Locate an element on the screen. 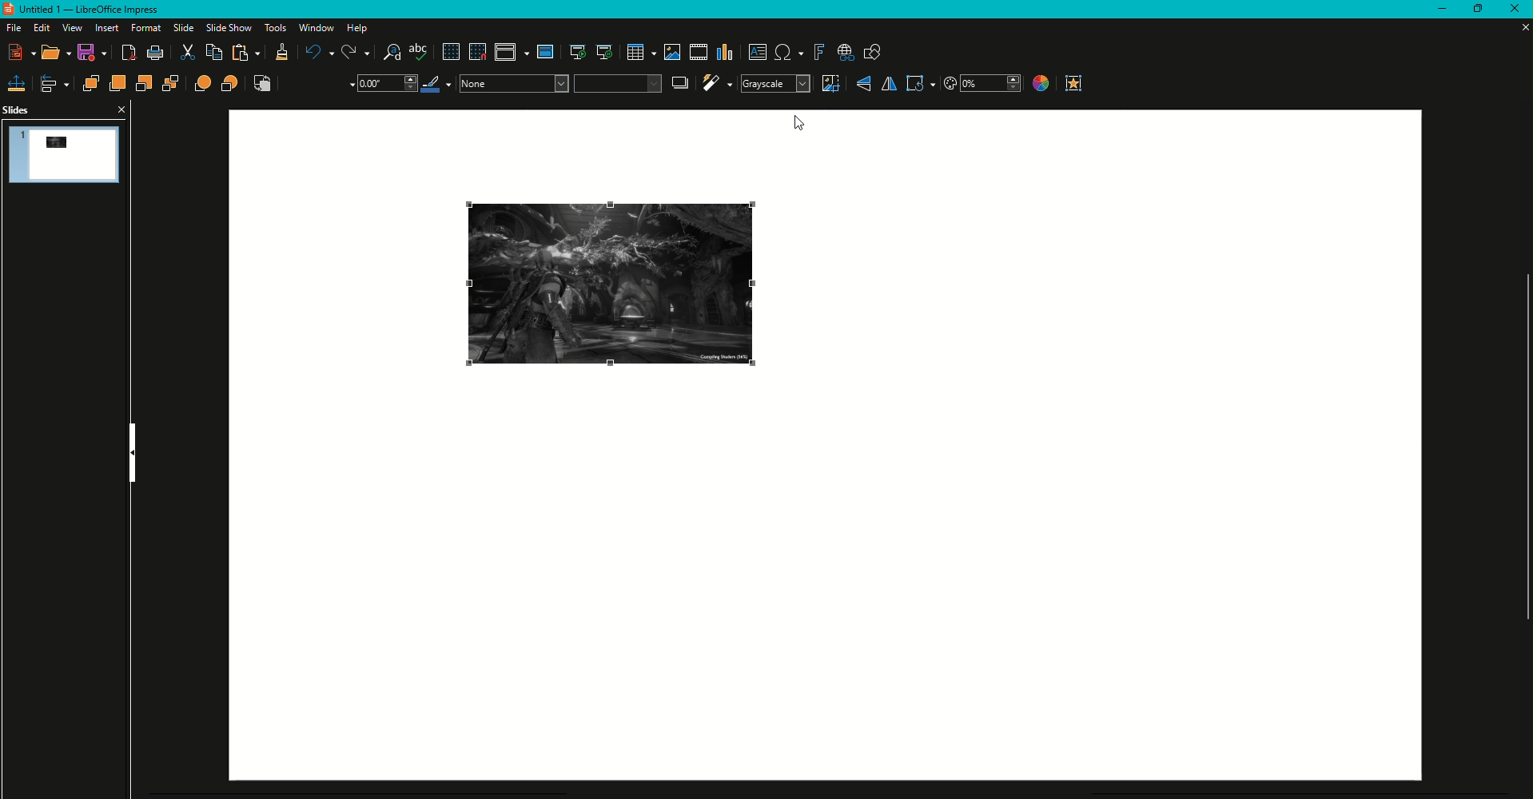 This screenshot has width=1533, height=799. Transparency is located at coordinates (982, 84).